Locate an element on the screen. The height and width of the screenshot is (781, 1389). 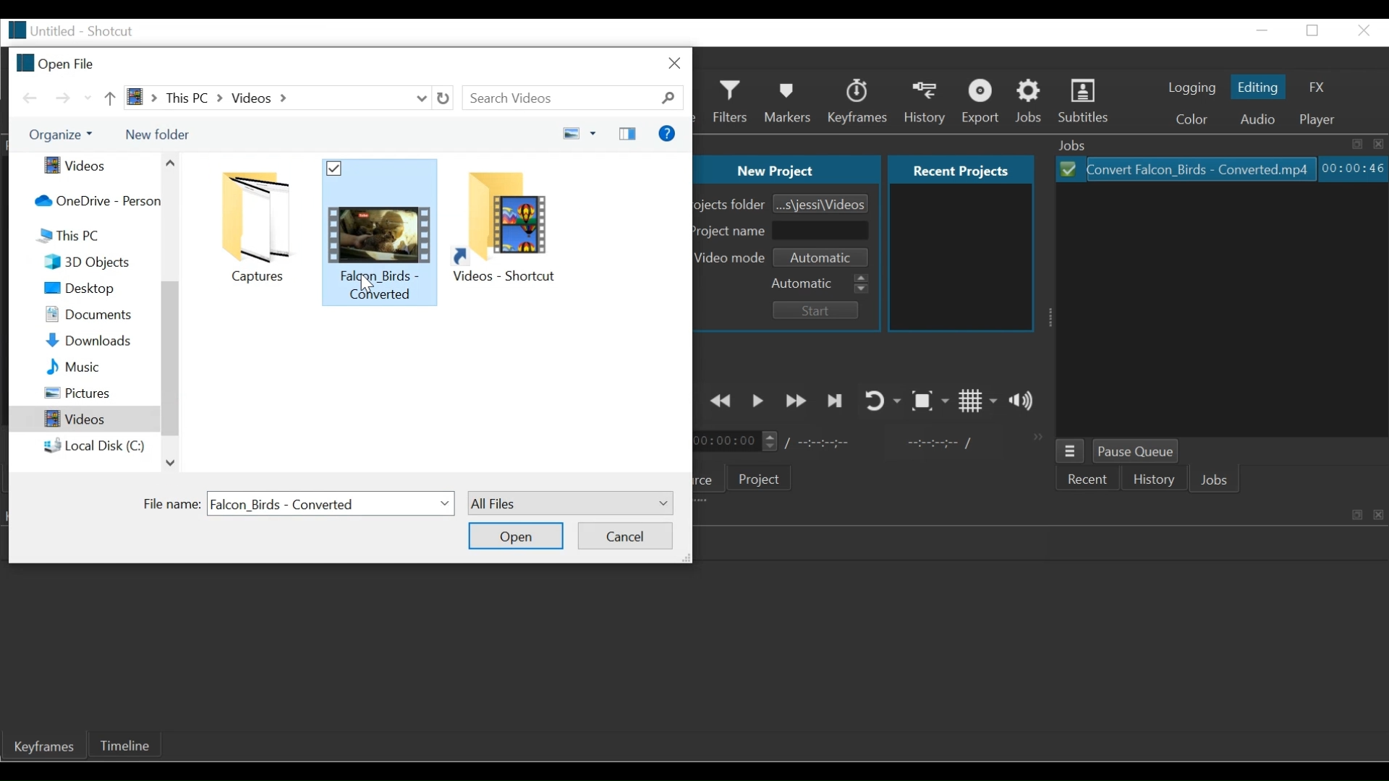
FX is located at coordinates (1314, 87).